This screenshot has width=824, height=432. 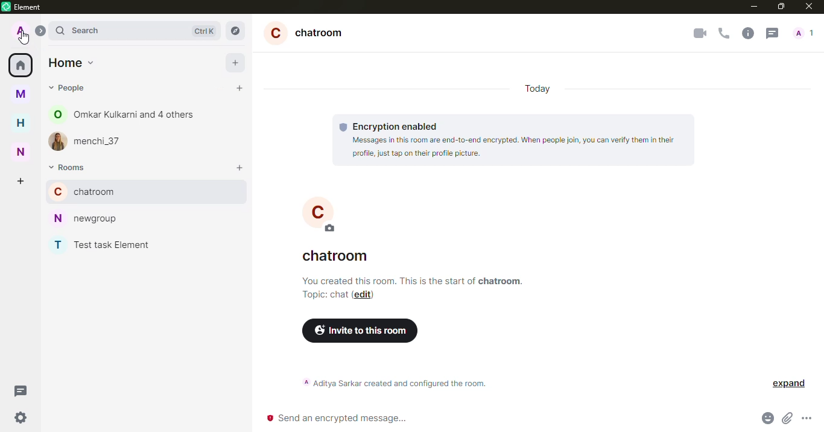 What do you see at coordinates (105, 243) in the screenshot?
I see `test task element` at bounding box center [105, 243].